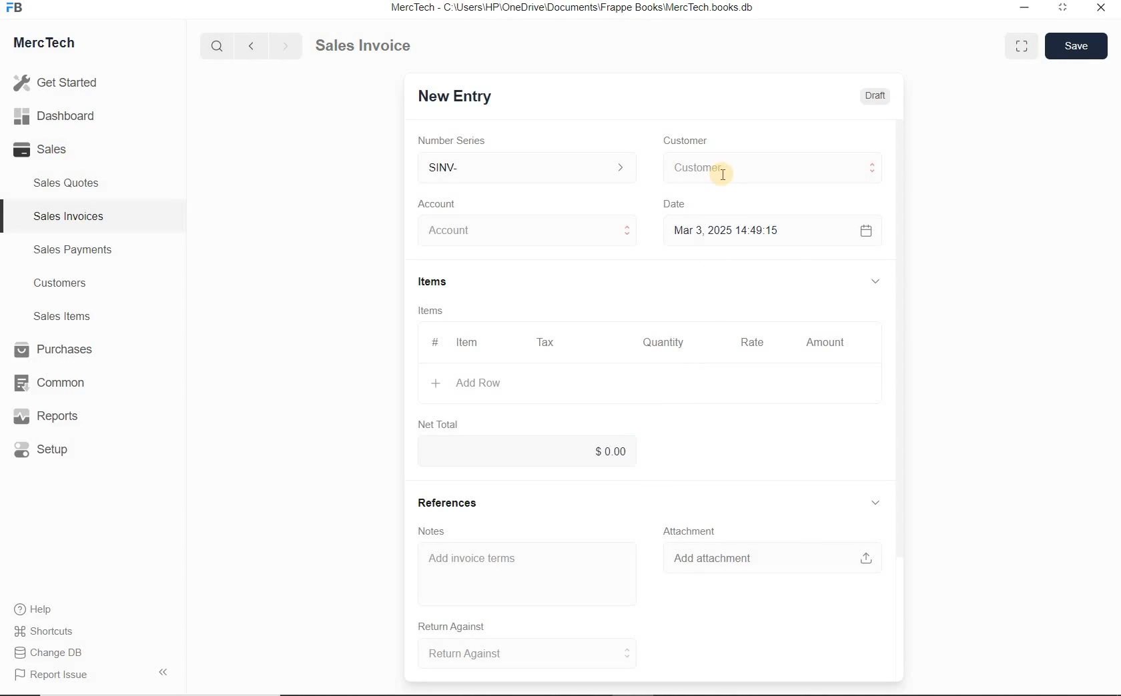  Describe the element at coordinates (694, 141) in the screenshot. I see `Customer` at that location.